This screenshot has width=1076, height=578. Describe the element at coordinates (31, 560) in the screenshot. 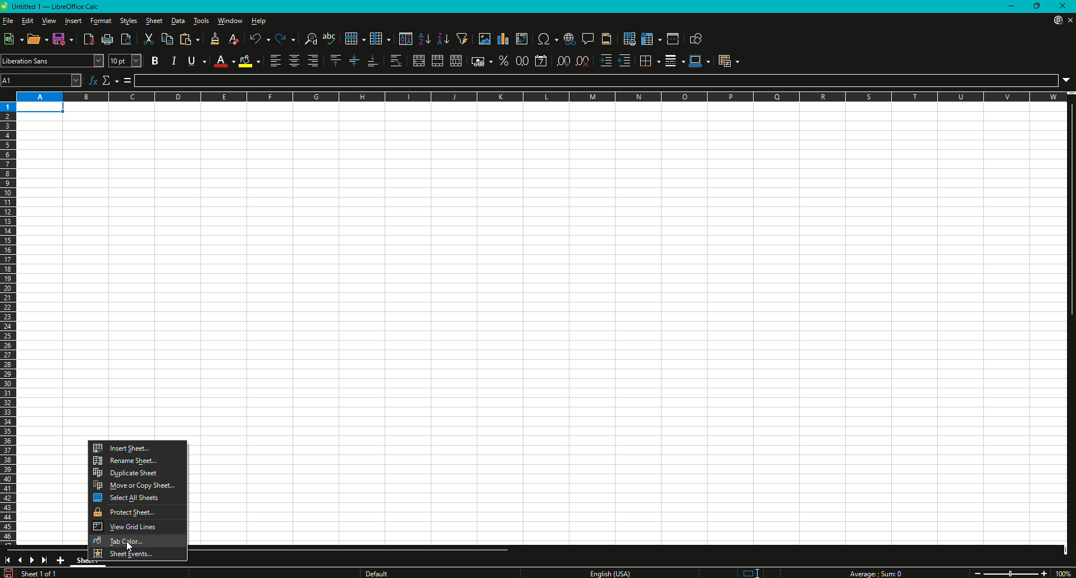

I see `Next slide` at that location.